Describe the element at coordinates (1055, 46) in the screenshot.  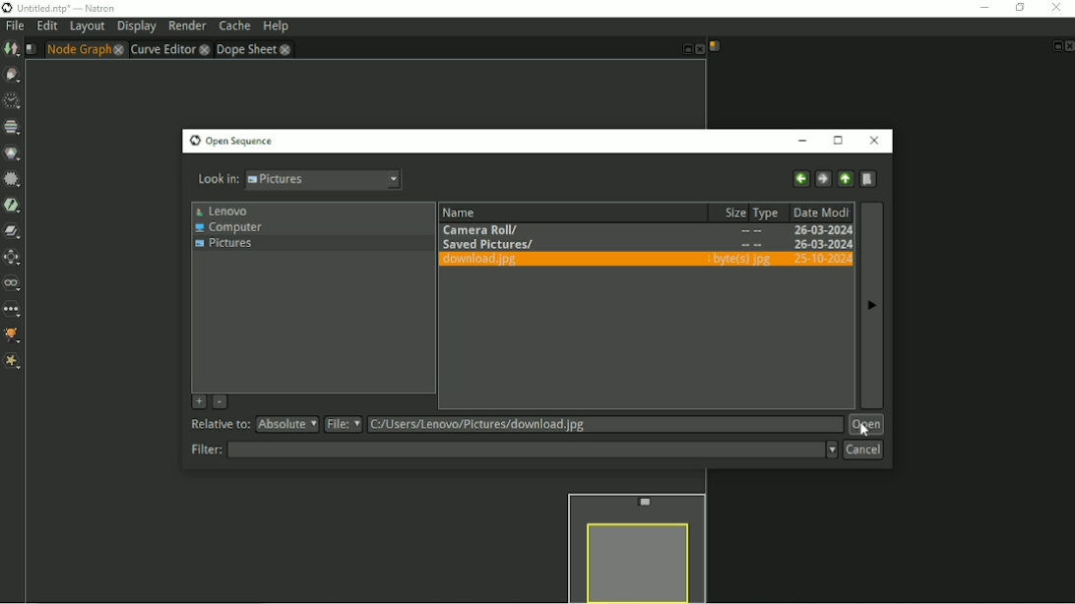
I see `Float pane` at that location.